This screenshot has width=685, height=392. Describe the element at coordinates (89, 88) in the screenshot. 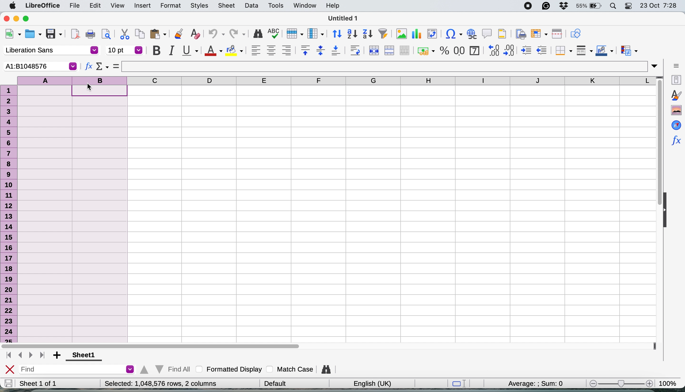

I see `cursor` at that location.